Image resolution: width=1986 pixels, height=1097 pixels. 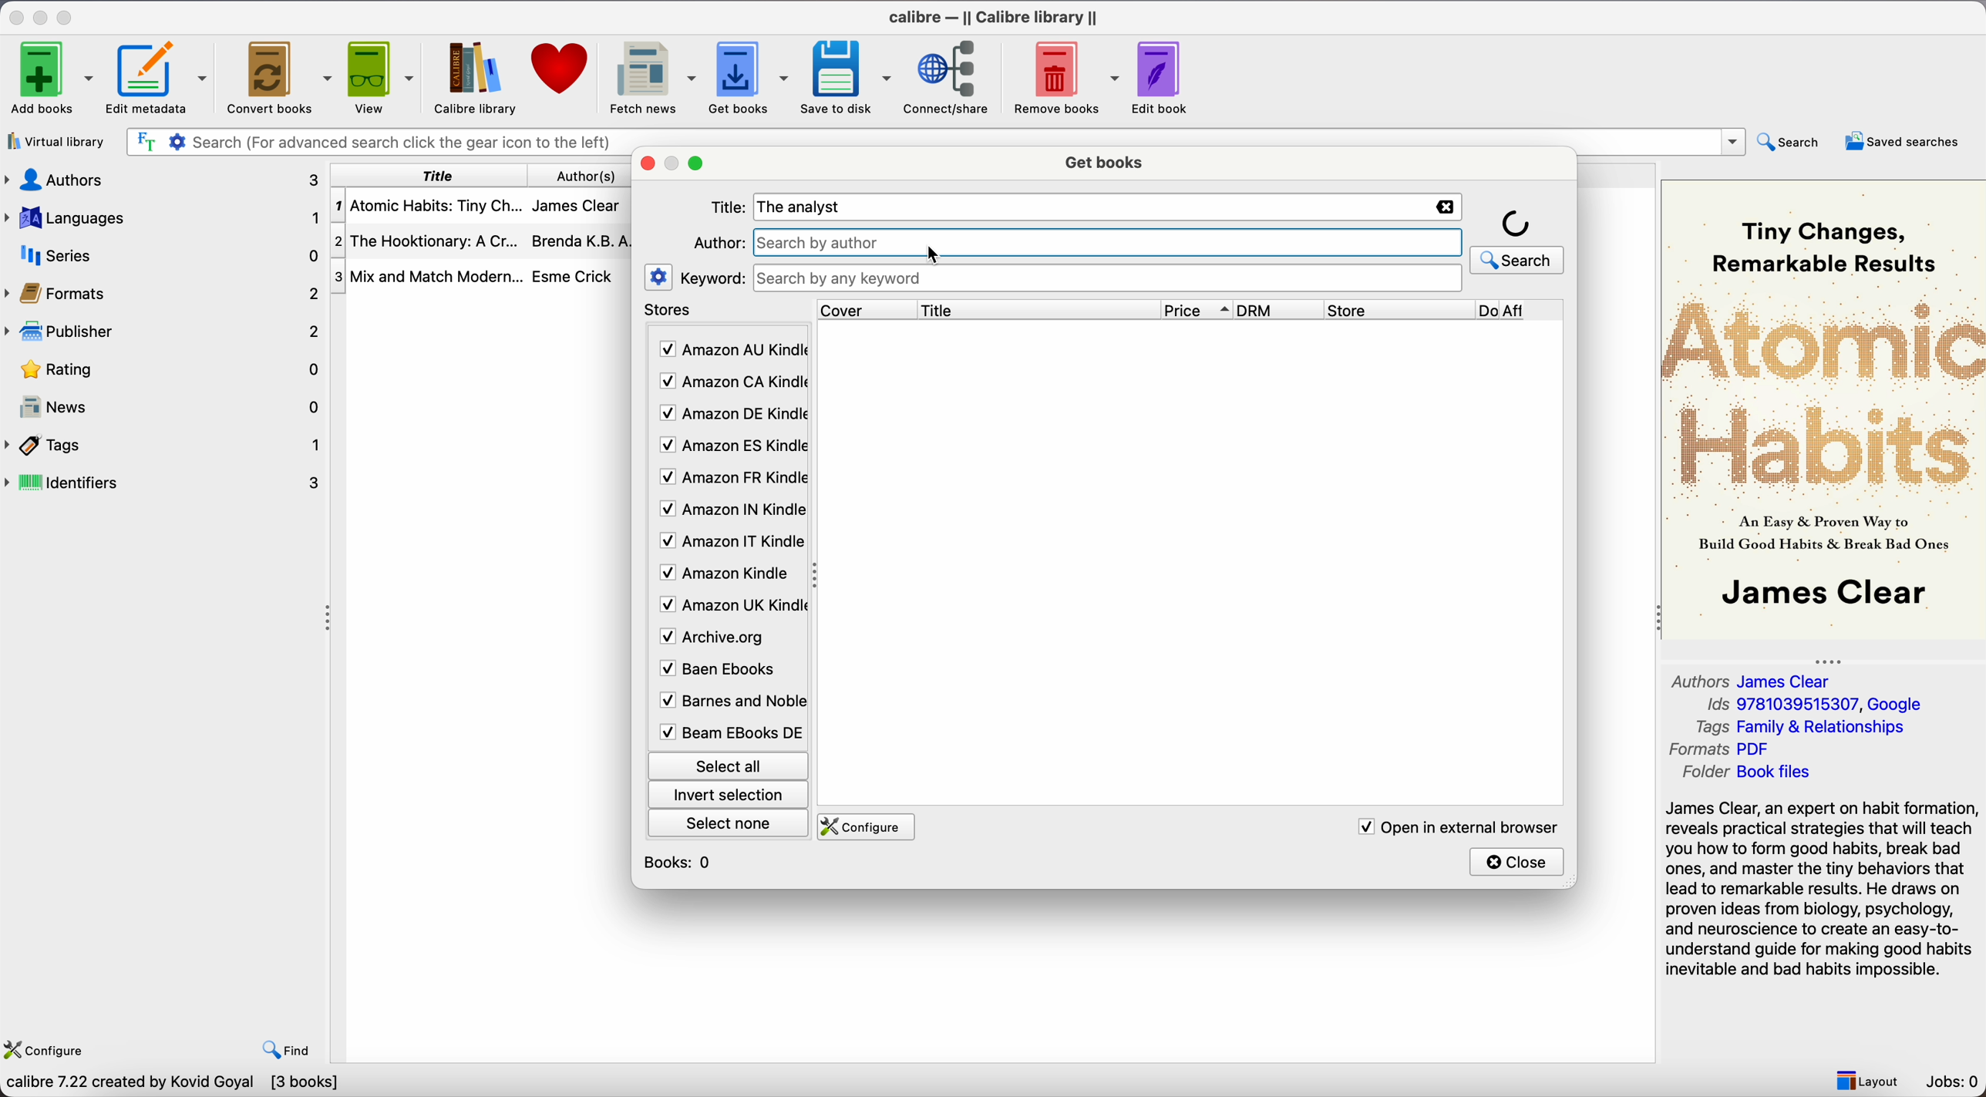 I want to click on tags, so click(x=165, y=445).